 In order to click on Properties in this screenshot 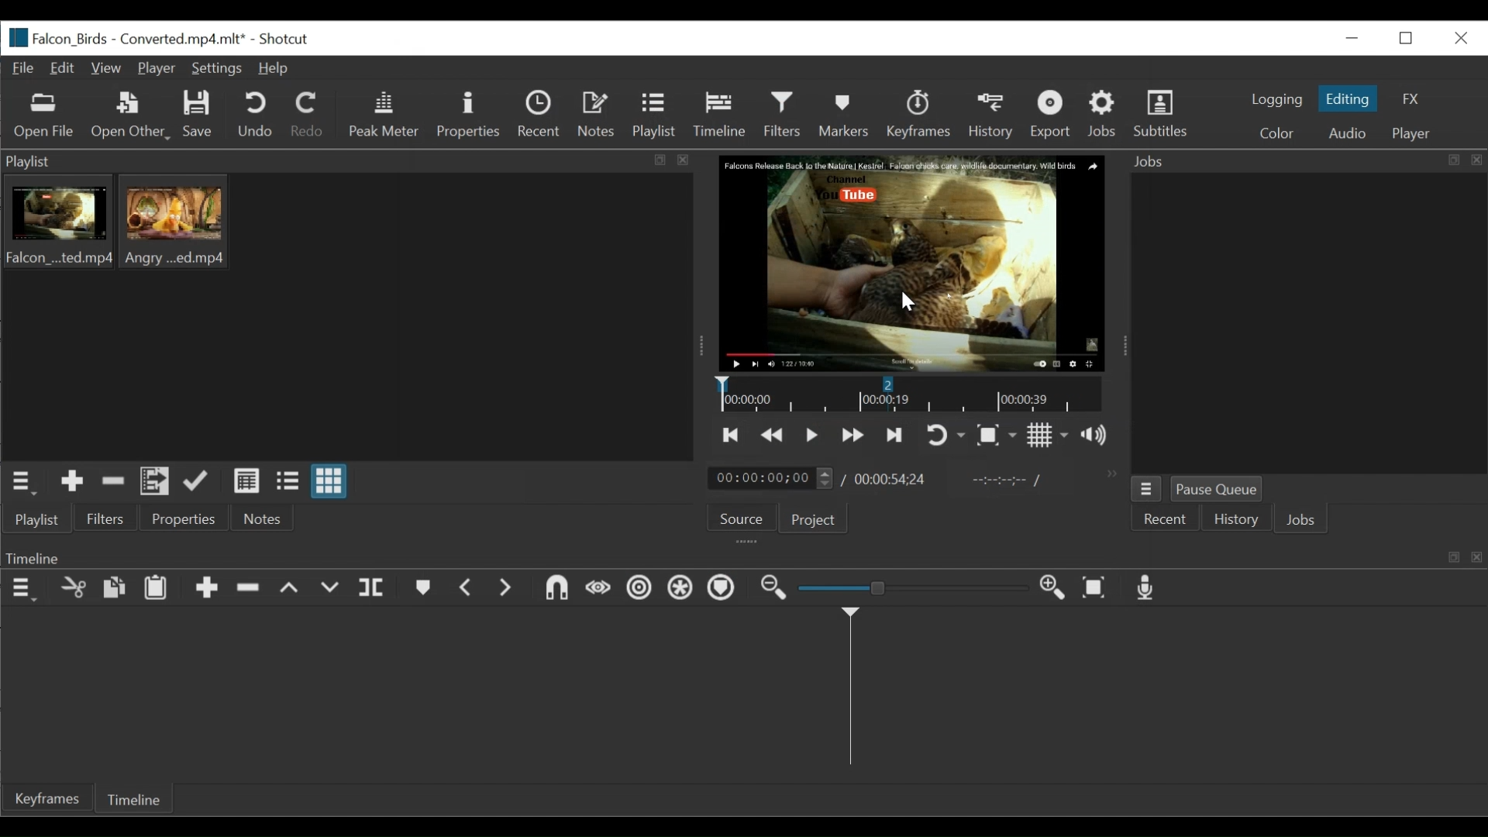, I will do `click(188, 517)`.